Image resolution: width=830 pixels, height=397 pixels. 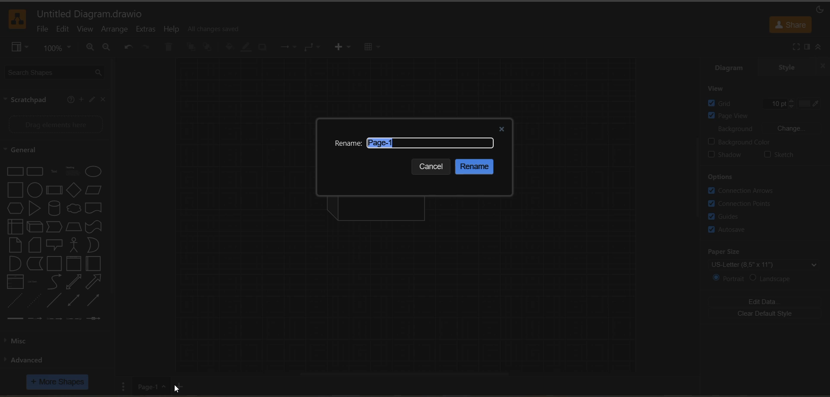 I want to click on text box, so click(x=431, y=143).